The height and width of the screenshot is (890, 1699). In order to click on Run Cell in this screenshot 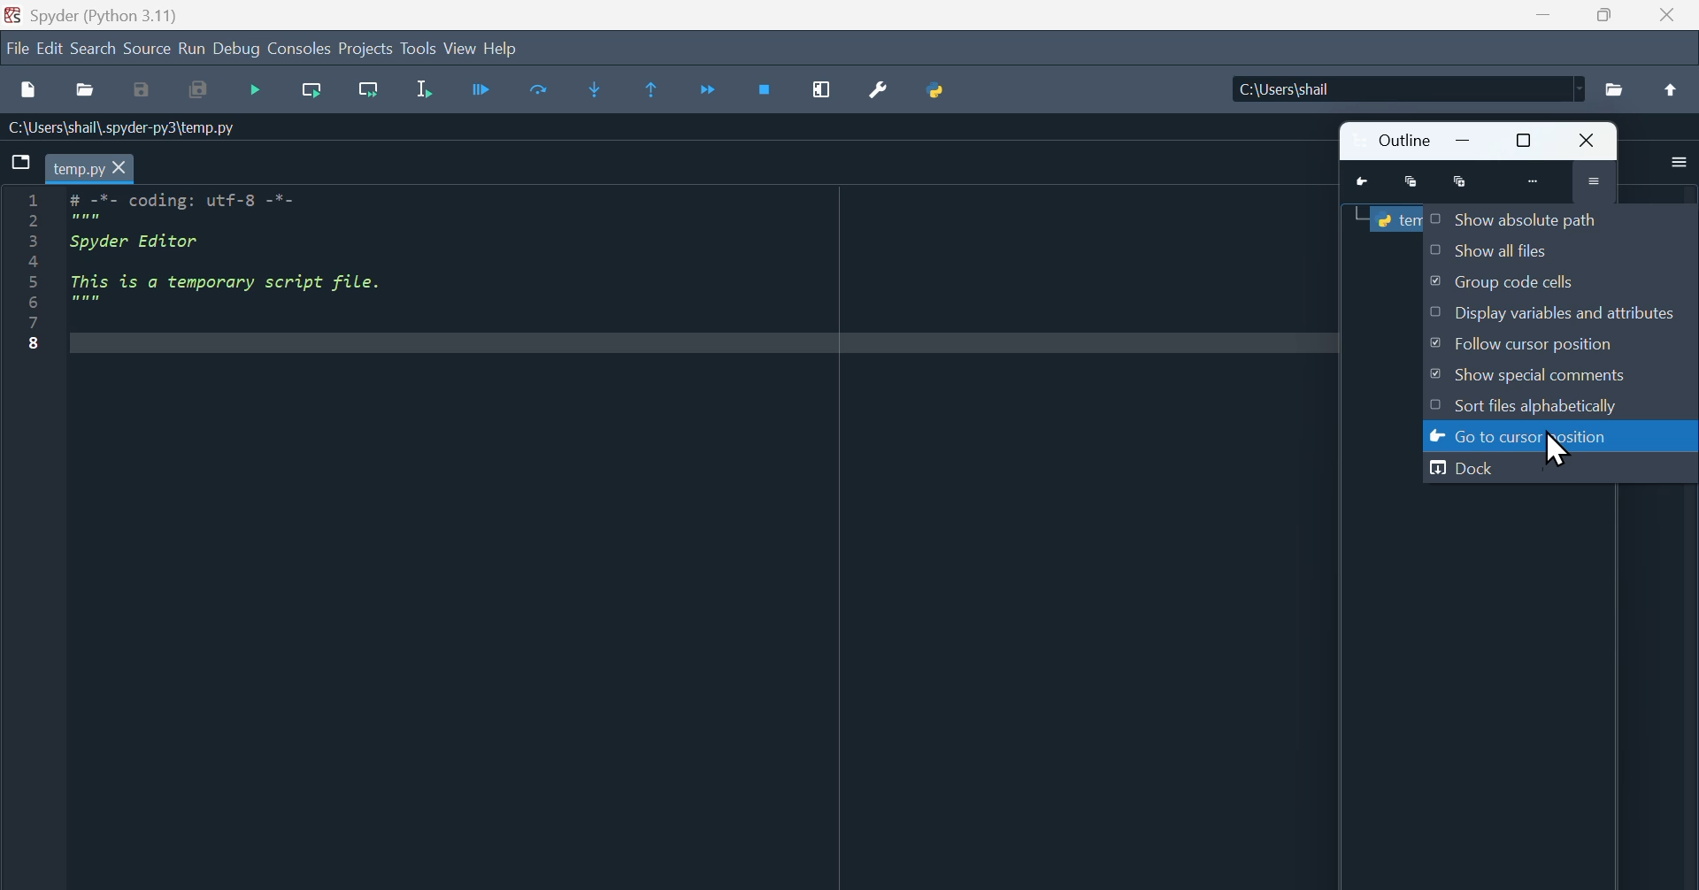, I will do `click(539, 88)`.